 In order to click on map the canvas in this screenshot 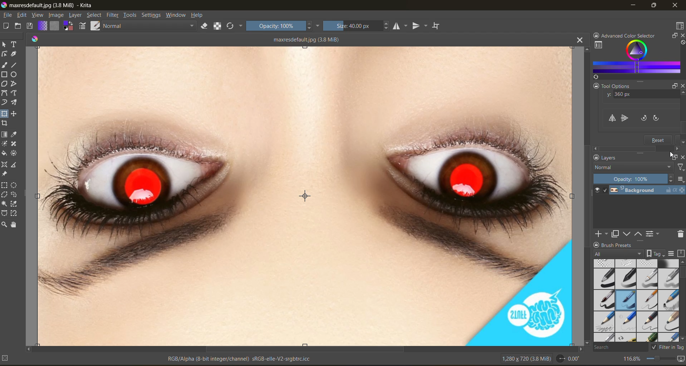, I will do `click(681, 359)`.